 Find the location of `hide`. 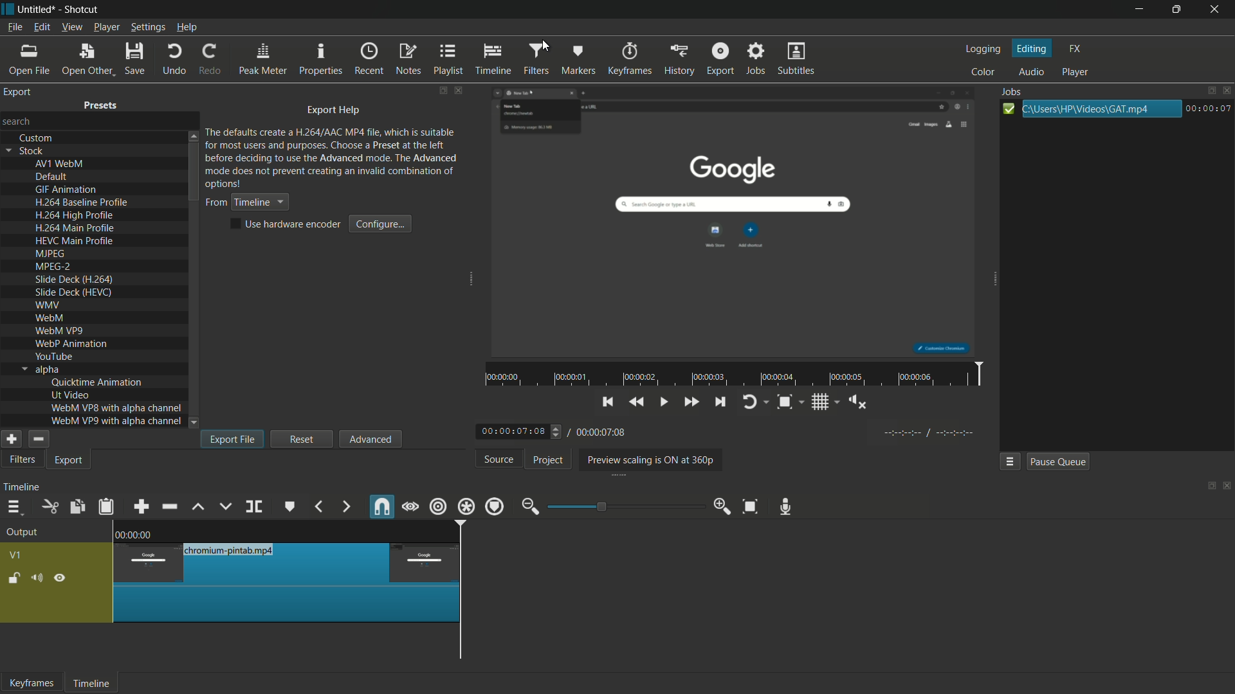

hide is located at coordinates (60, 580).